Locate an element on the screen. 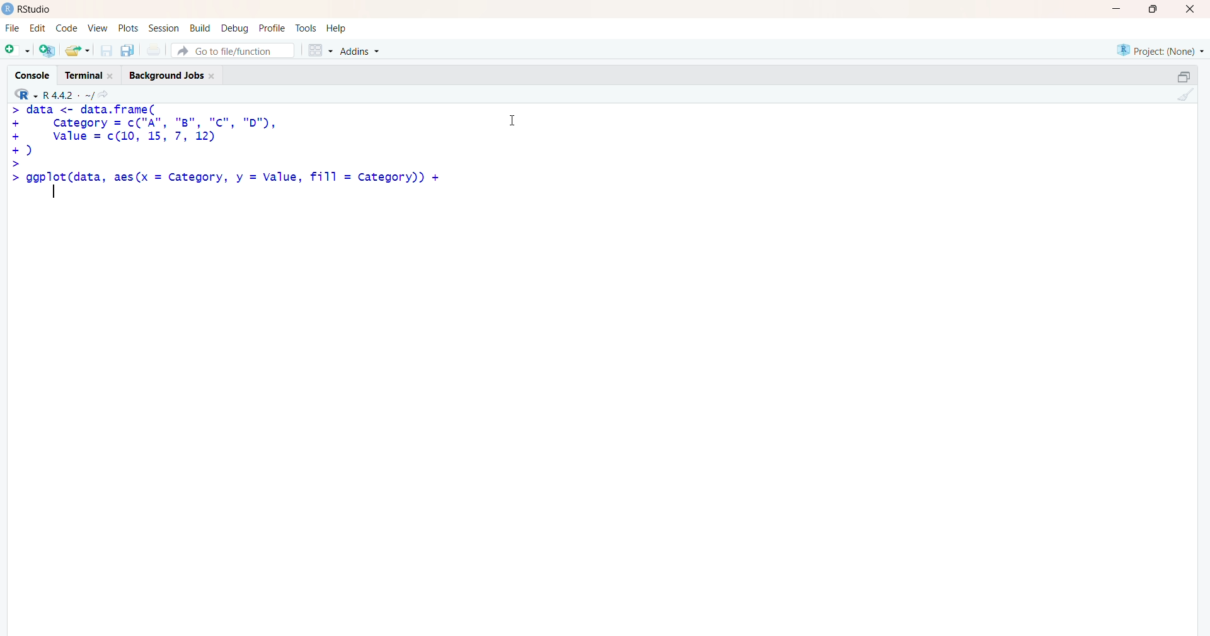  maximize is located at coordinates (1184, 77).